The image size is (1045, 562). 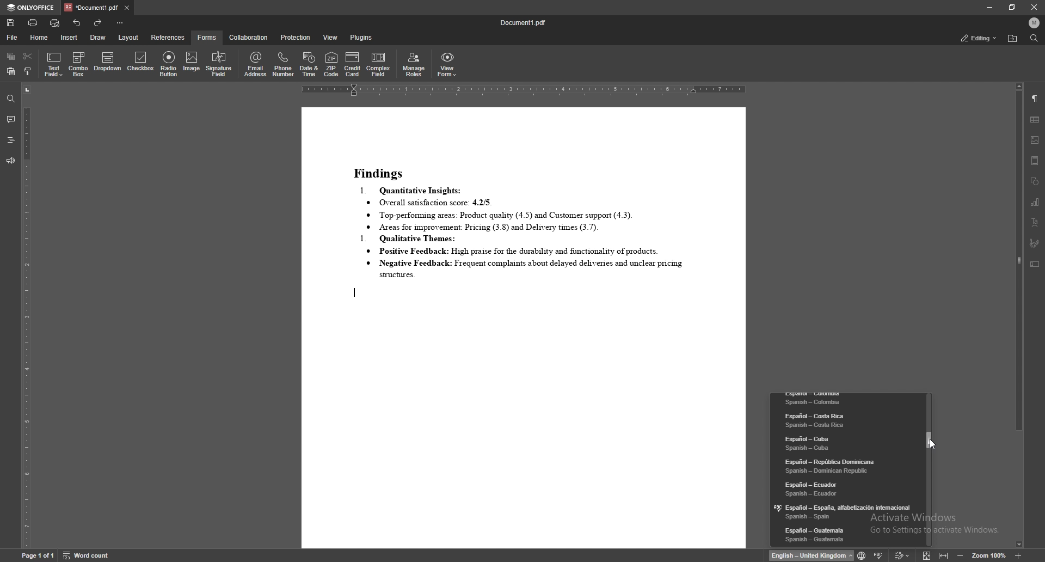 I want to click on save, so click(x=11, y=23).